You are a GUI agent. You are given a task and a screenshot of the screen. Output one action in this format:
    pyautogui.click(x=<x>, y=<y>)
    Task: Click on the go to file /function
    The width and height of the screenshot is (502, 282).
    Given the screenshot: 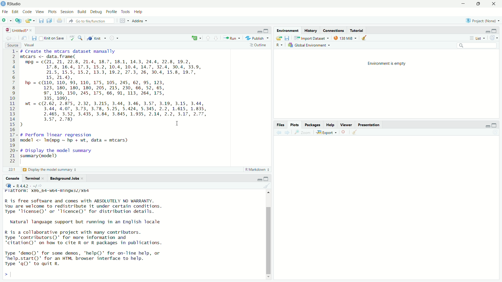 What is the action you would take?
    pyautogui.click(x=90, y=21)
    